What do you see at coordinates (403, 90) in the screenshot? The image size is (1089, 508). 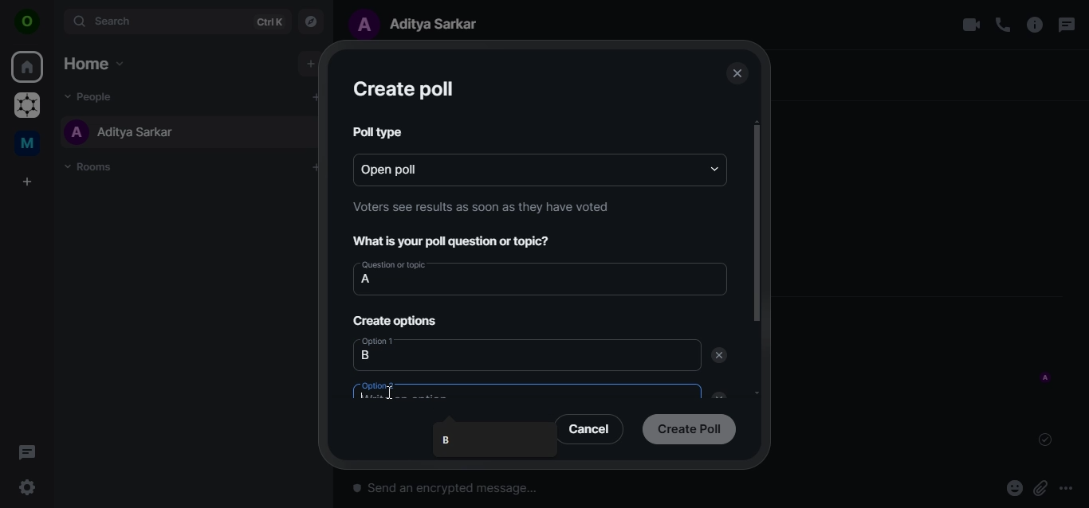 I see `create poll` at bounding box center [403, 90].